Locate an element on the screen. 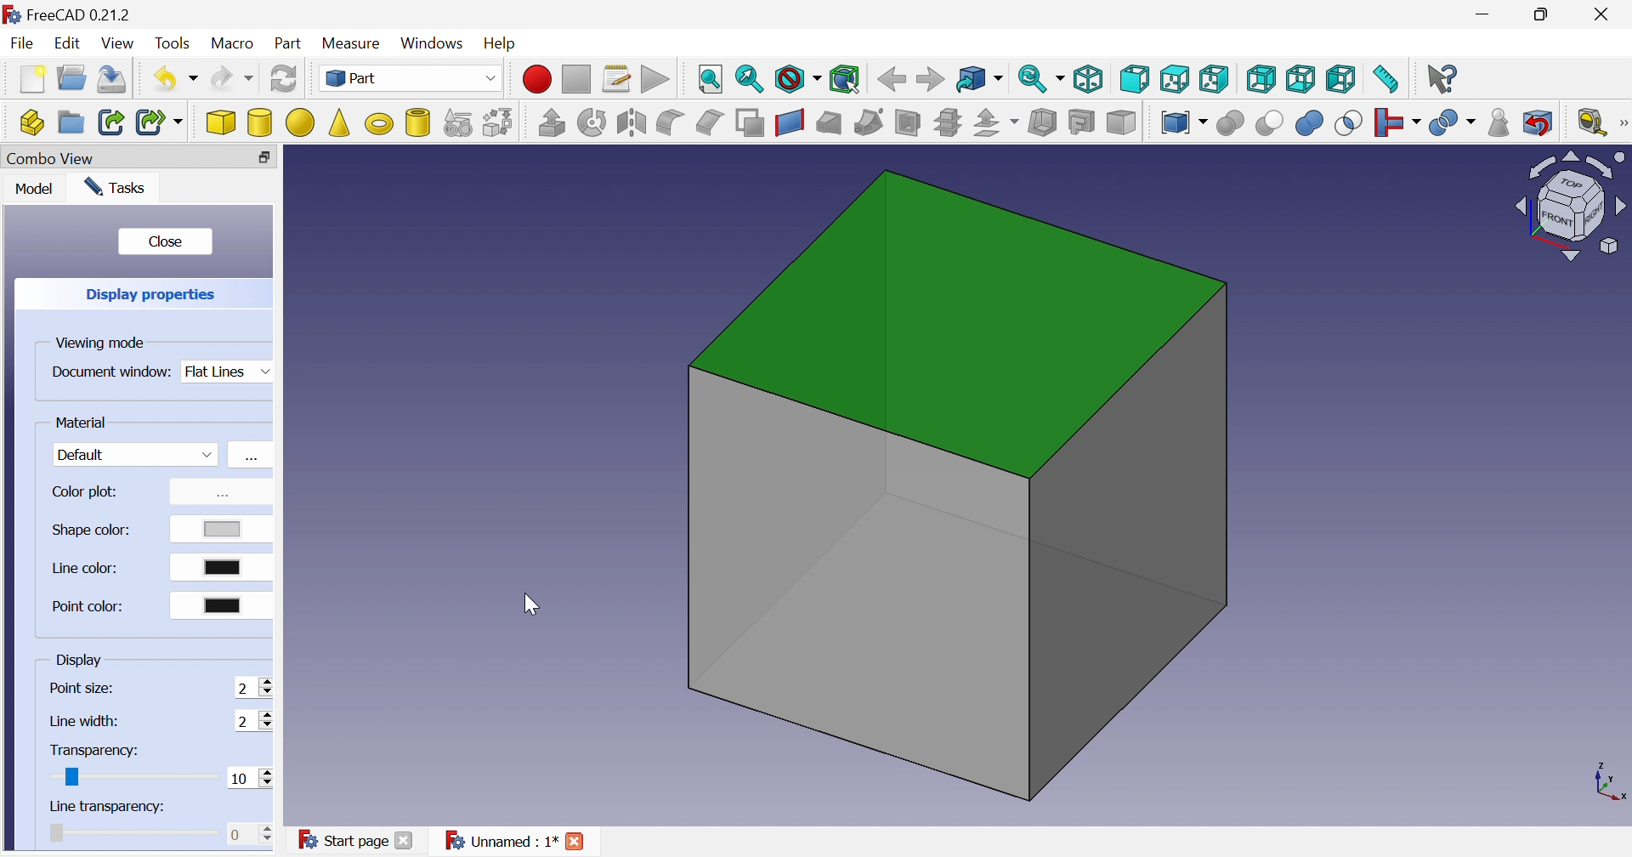 The width and height of the screenshot is (1632, 857). Make sub-link is located at coordinates (161, 122).